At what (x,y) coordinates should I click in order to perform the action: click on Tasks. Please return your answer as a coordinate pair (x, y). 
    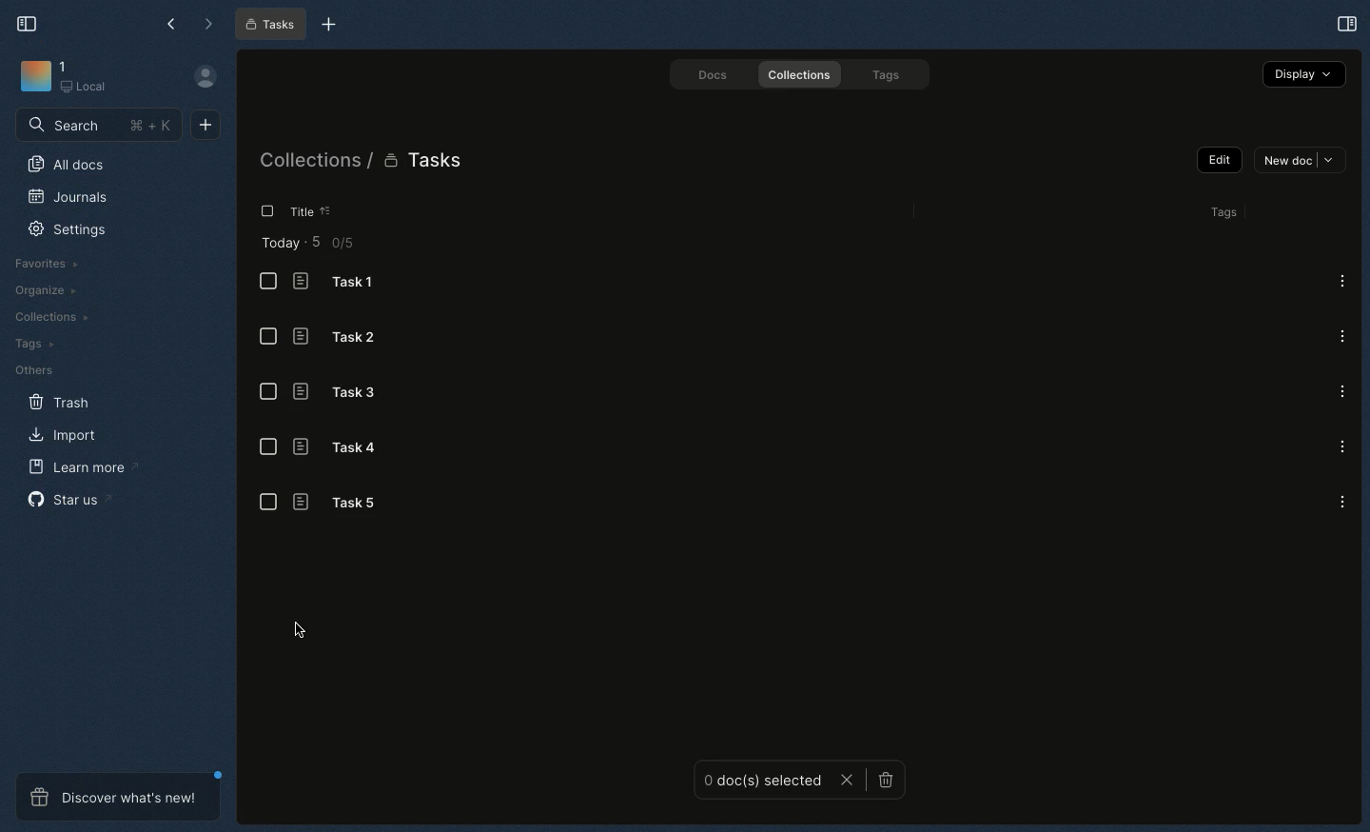
    Looking at the image, I should click on (426, 163).